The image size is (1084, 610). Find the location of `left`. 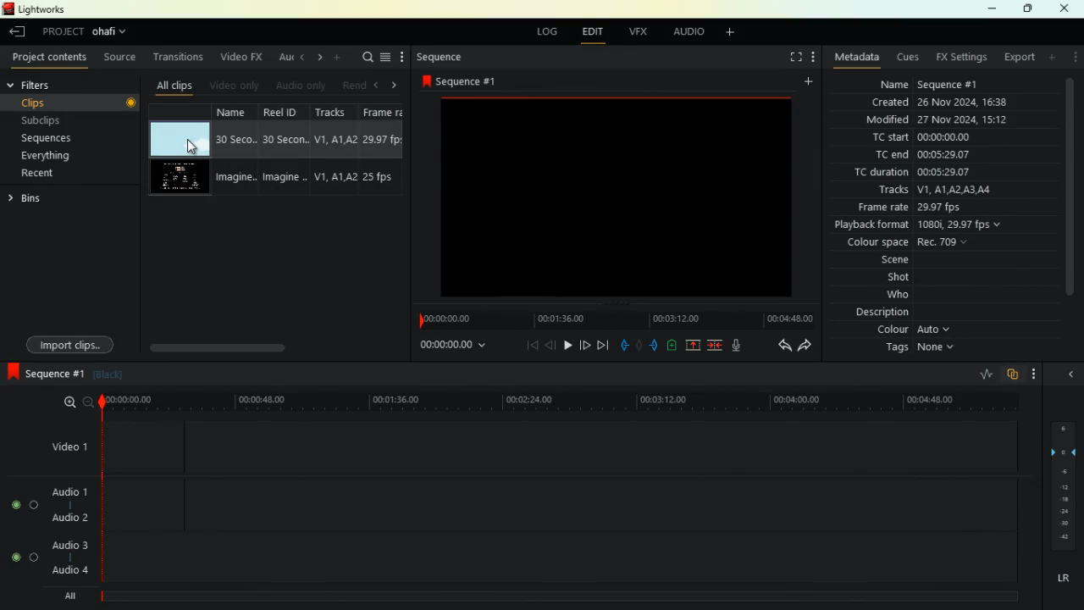

left is located at coordinates (377, 85).